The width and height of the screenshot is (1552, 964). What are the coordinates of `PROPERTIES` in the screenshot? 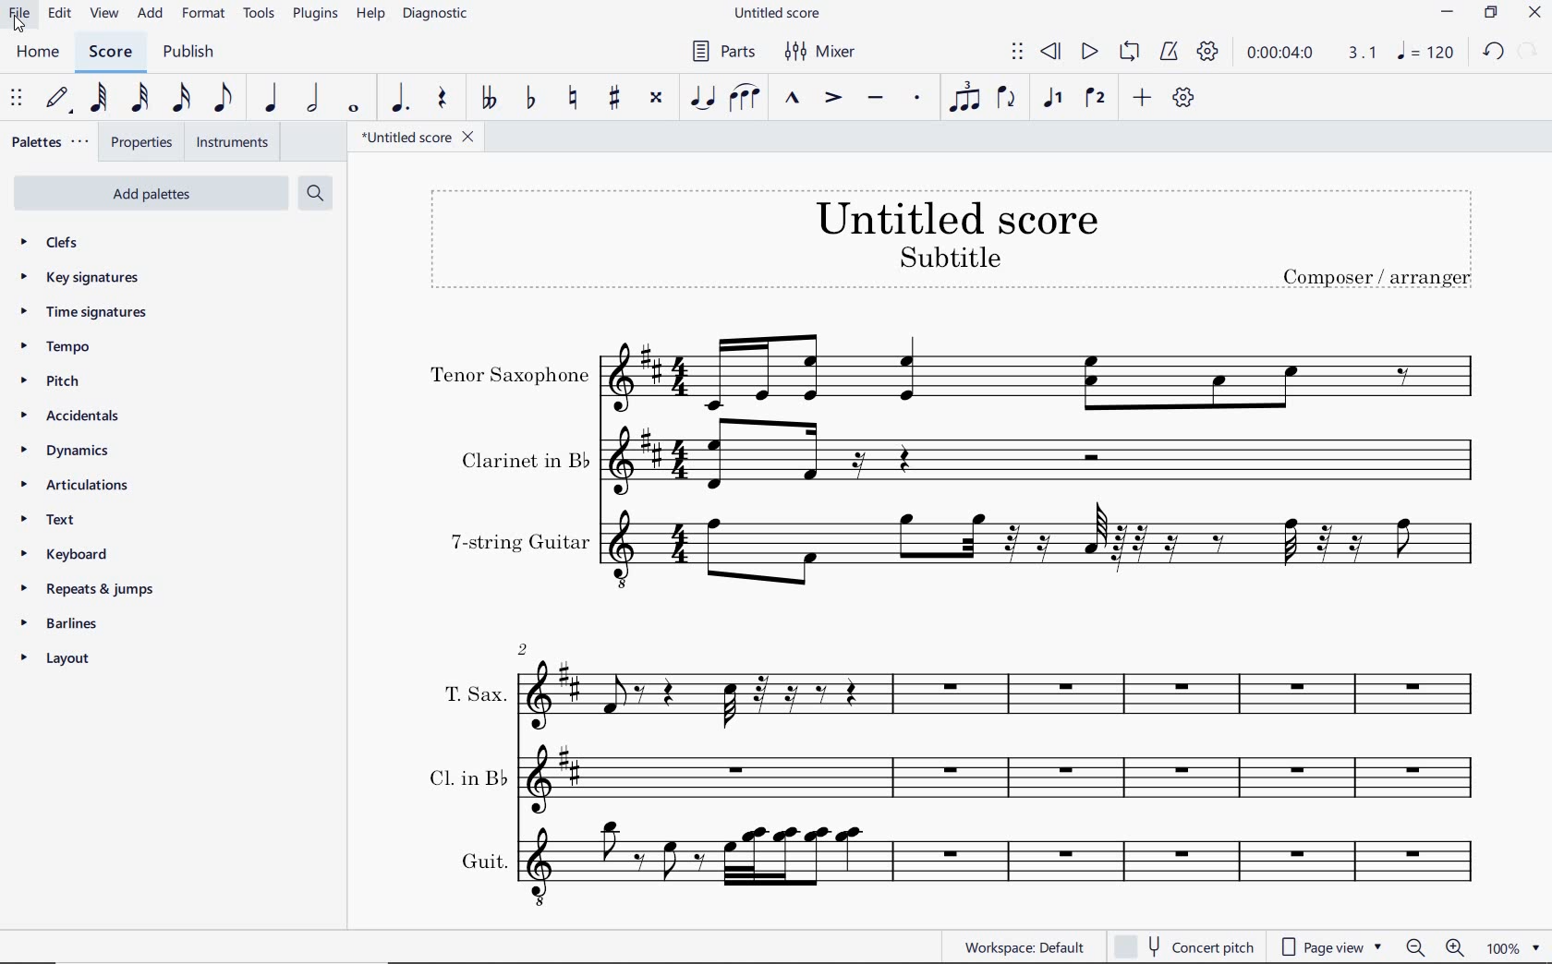 It's located at (142, 142).